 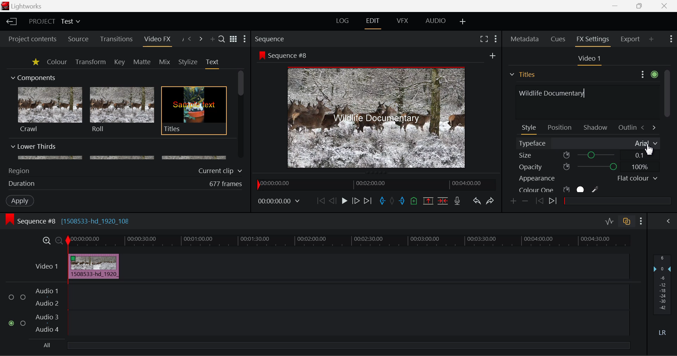 What do you see at coordinates (92, 266) in the screenshot?
I see `Clip Inserted` at bounding box center [92, 266].